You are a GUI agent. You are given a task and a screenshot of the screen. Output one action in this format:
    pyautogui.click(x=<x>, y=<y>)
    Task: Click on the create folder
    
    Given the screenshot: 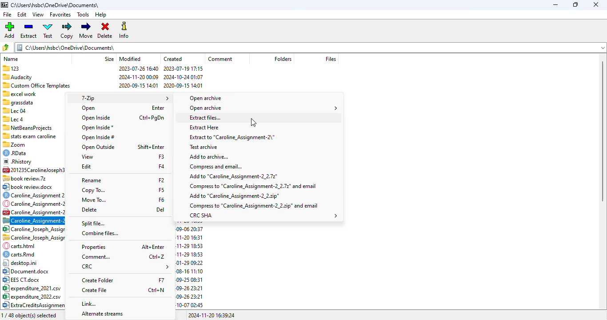 What is the action you would take?
    pyautogui.click(x=97, y=280)
    